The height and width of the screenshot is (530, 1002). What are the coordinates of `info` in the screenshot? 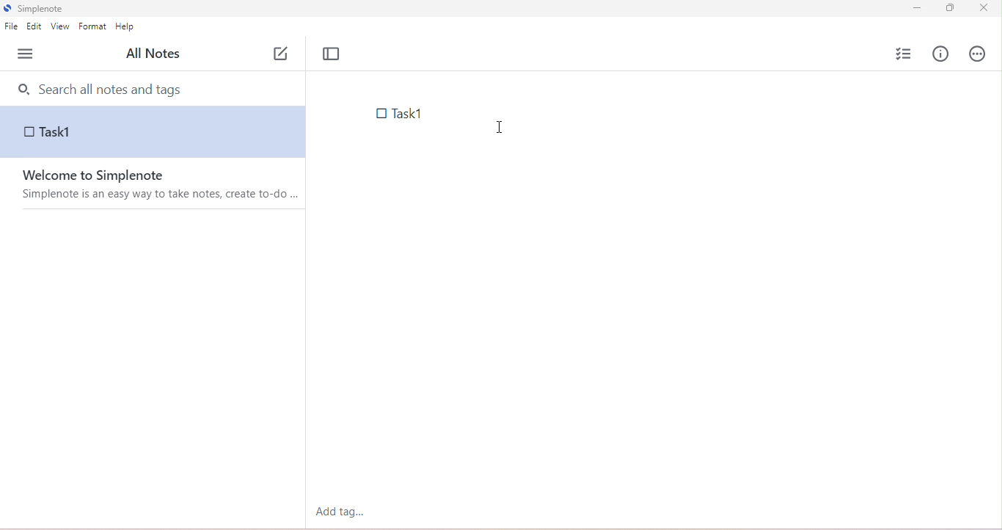 It's located at (941, 54).